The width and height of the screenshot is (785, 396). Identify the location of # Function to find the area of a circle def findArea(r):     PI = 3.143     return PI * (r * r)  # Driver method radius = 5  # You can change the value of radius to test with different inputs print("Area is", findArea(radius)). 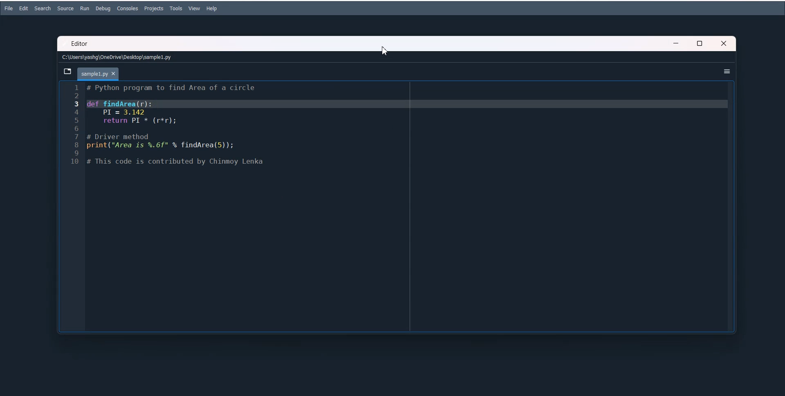
(409, 206).